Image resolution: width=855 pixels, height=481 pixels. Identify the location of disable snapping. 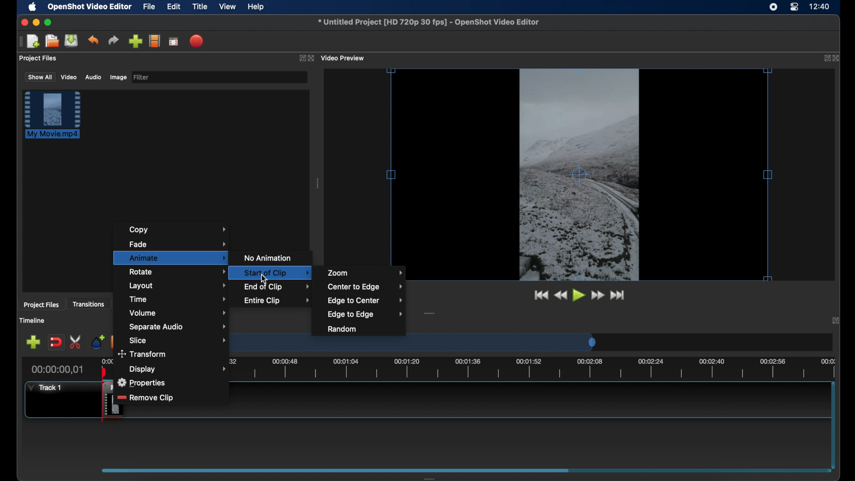
(56, 342).